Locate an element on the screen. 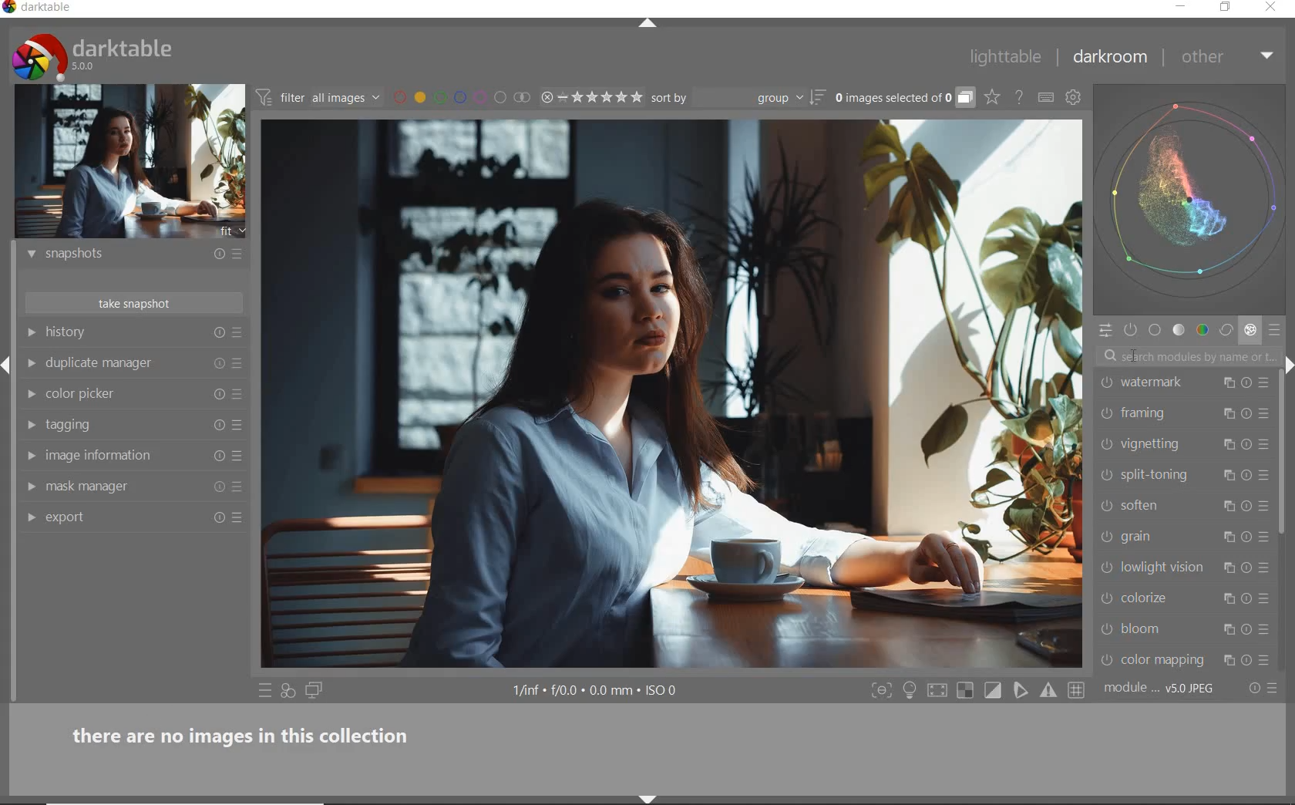 Image resolution: width=1295 pixels, height=805 pixels. reset is located at coordinates (215, 256).